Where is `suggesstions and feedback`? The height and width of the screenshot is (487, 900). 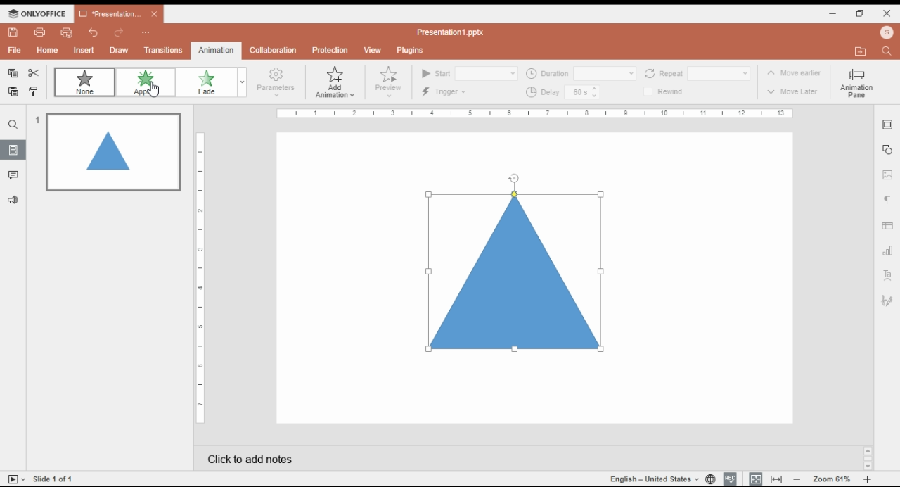
suggesstions and feedback is located at coordinates (14, 201).